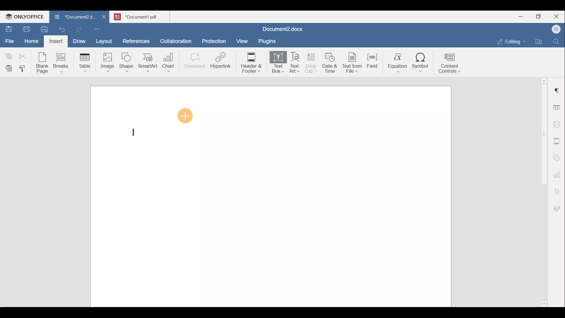 The width and height of the screenshot is (565, 318). I want to click on “Document pdf, so click(142, 16).